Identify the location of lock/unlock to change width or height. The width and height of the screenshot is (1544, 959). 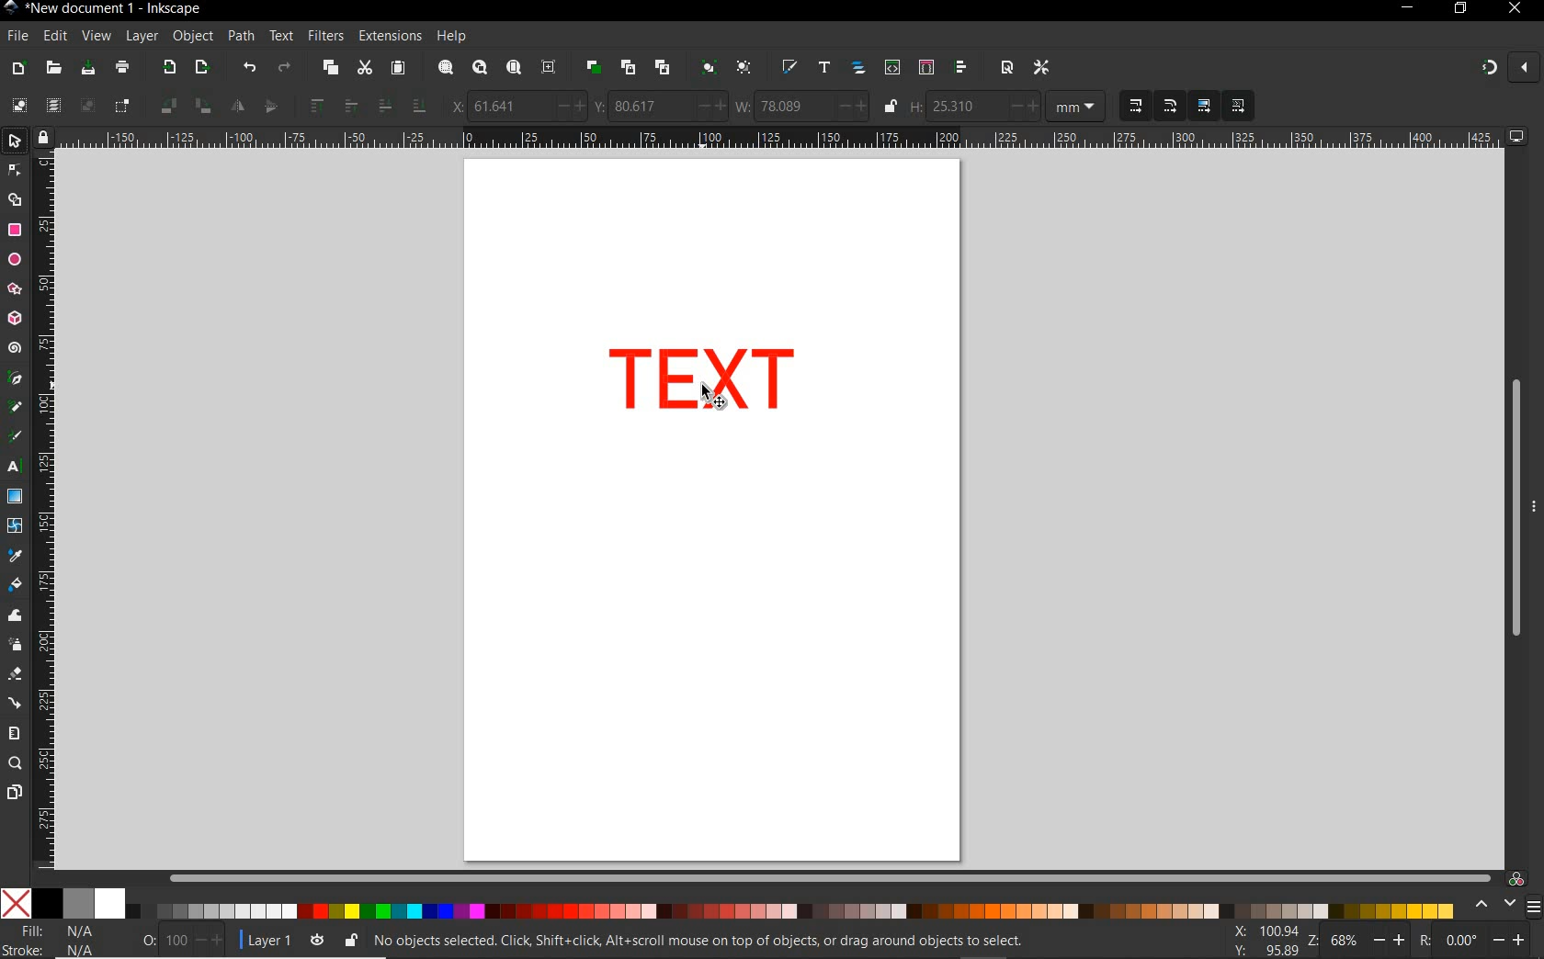
(890, 107).